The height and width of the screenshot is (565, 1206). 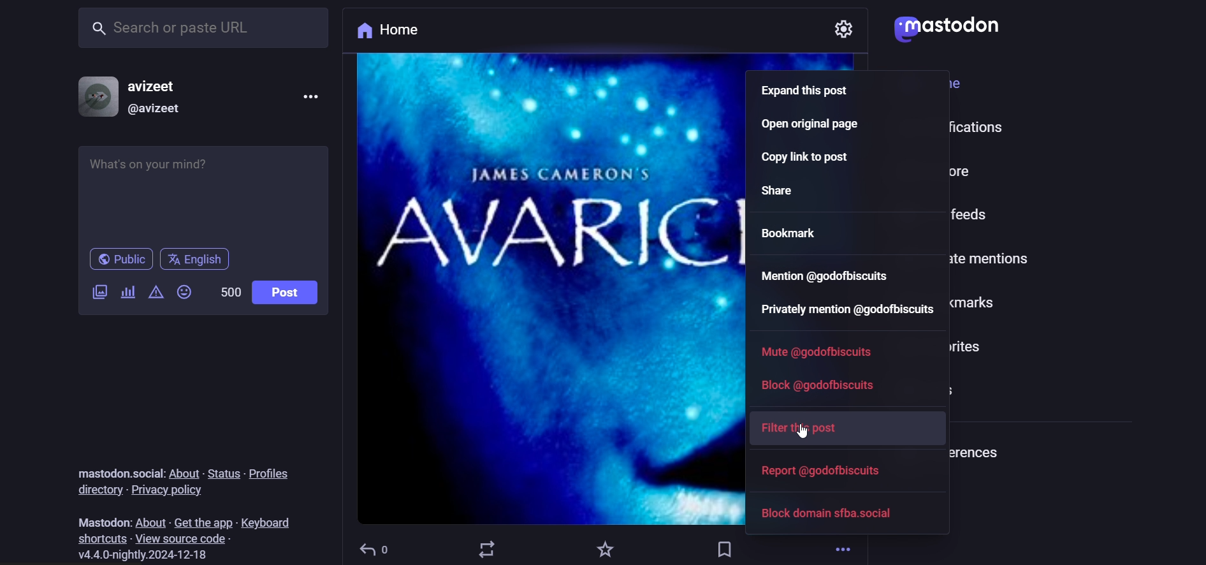 I want to click on privacy policy, so click(x=170, y=491).